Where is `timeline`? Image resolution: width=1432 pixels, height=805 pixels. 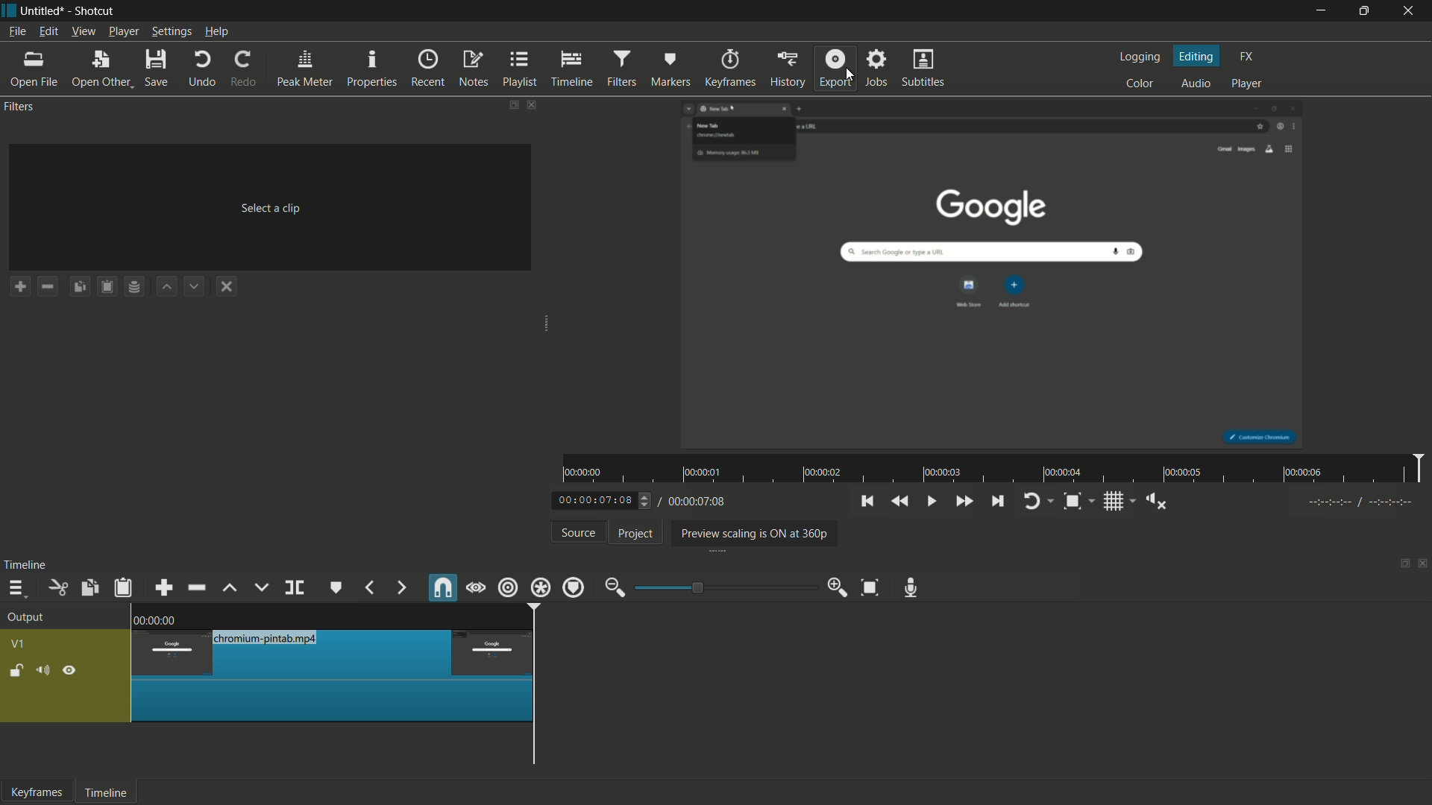
timeline is located at coordinates (25, 565).